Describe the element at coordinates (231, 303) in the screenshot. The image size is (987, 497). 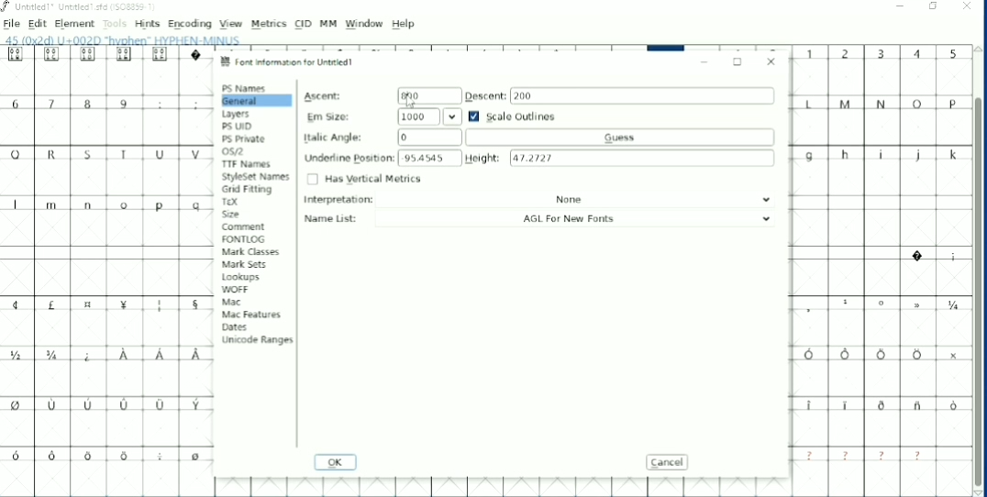
I see `Mac` at that location.